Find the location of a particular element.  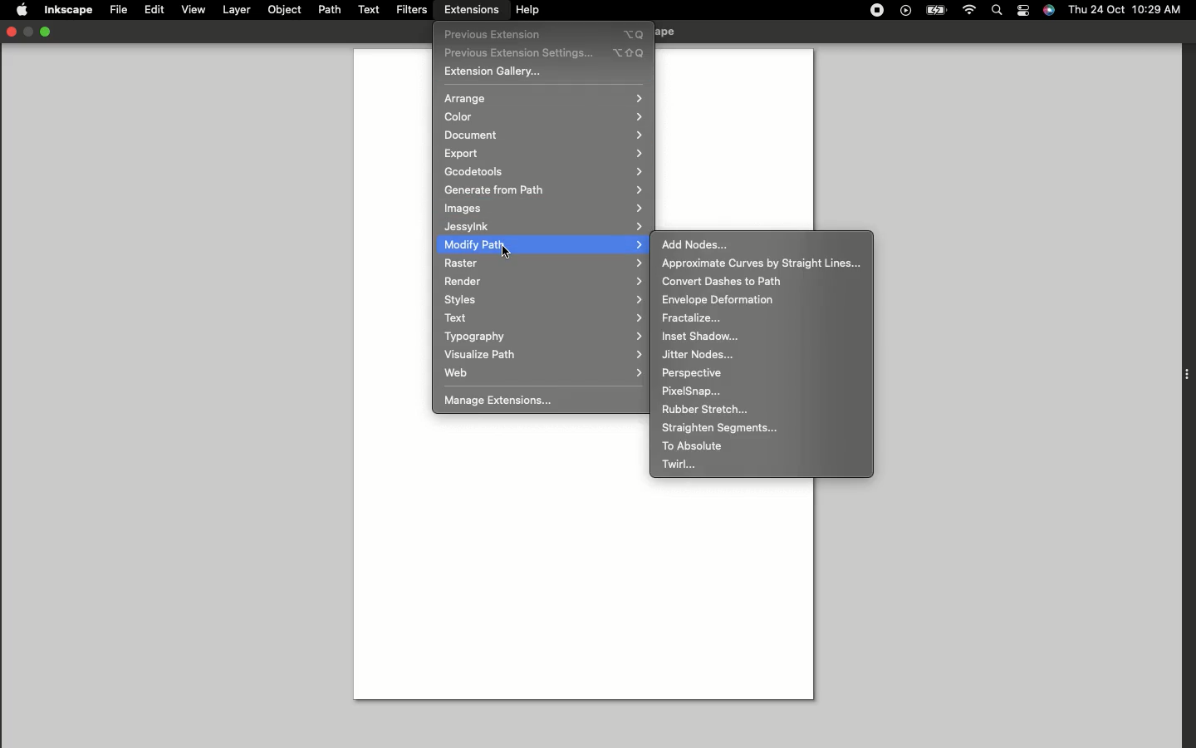

Add nodes is located at coordinates (695, 244).